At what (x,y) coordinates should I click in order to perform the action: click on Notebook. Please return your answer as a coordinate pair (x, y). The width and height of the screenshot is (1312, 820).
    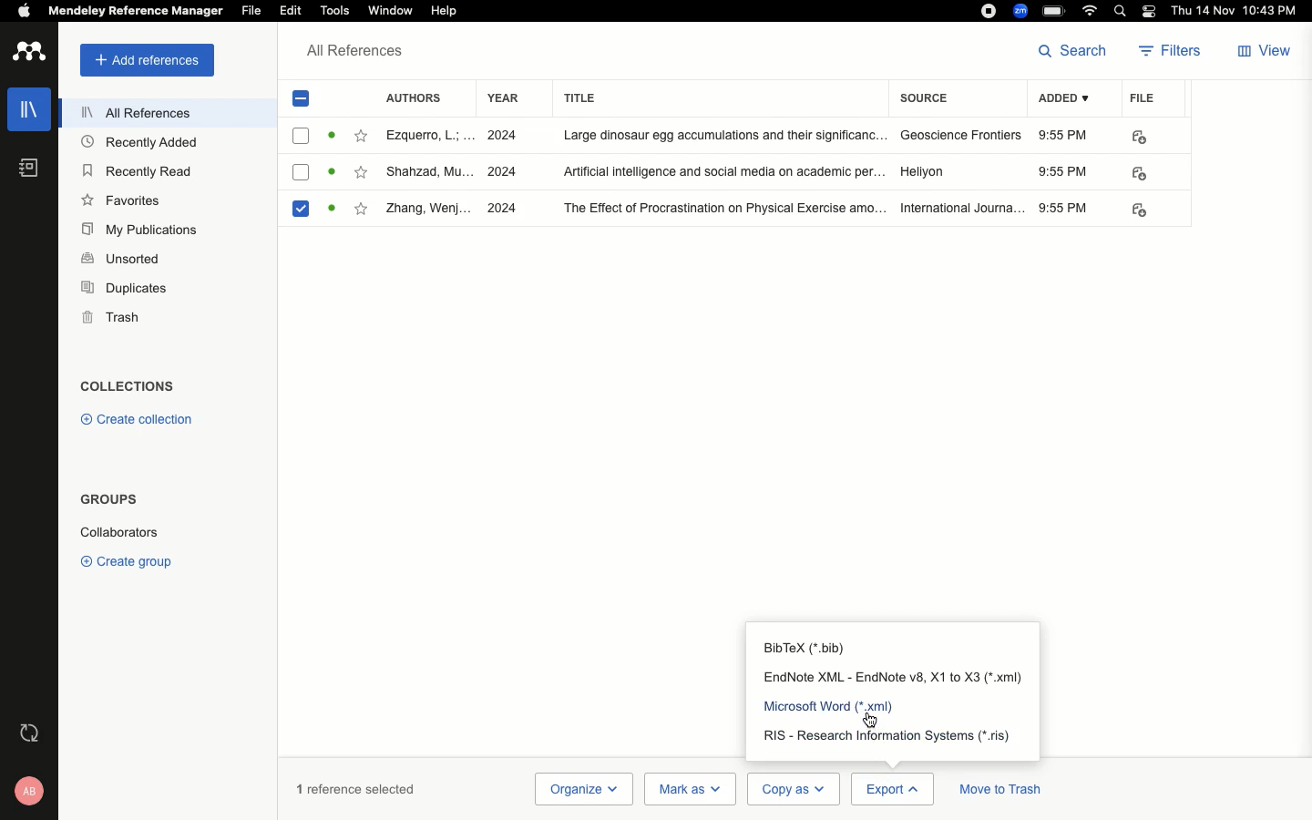
    Looking at the image, I should click on (27, 168).